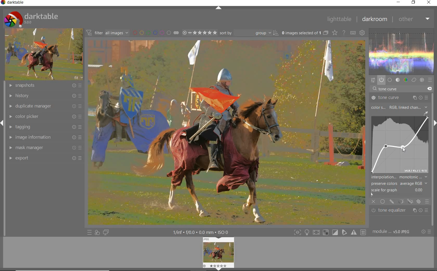  Describe the element at coordinates (429, 3) in the screenshot. I see `close` at that location.